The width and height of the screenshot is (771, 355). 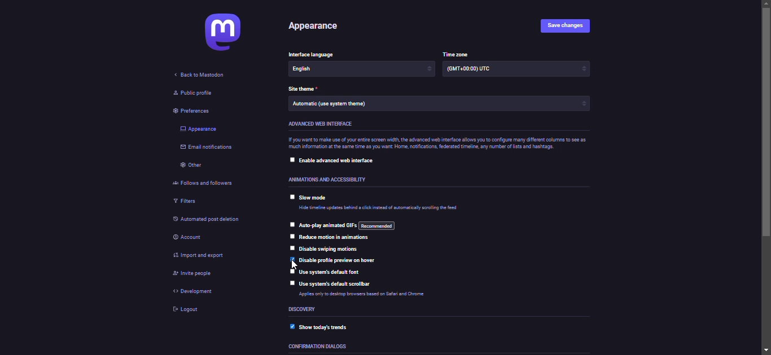 What do you see at coordinates (318, 123) in the screenshot?
I see `advanced web interface` at bounding box center [318, 123].